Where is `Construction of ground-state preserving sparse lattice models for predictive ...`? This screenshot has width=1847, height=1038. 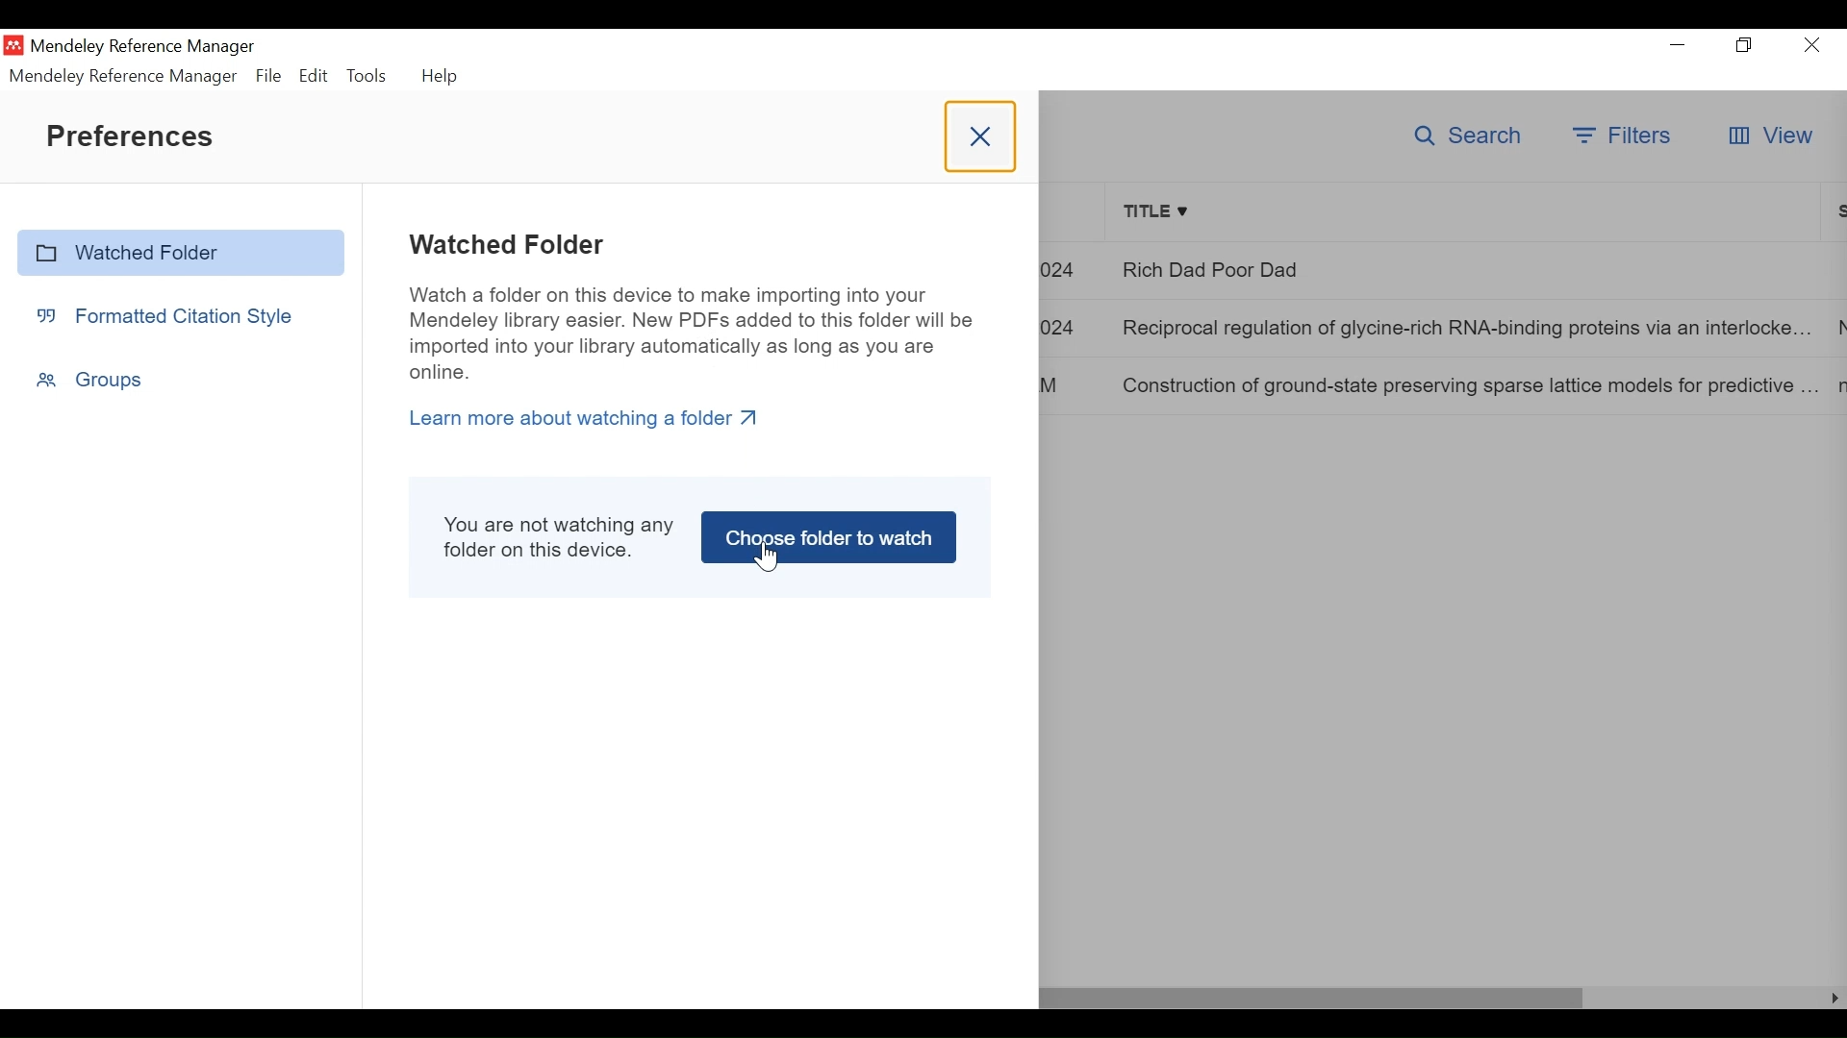 Construction of ground-state preserving sparse lattice models for predictive ... is located at coordinates (1459, 387).